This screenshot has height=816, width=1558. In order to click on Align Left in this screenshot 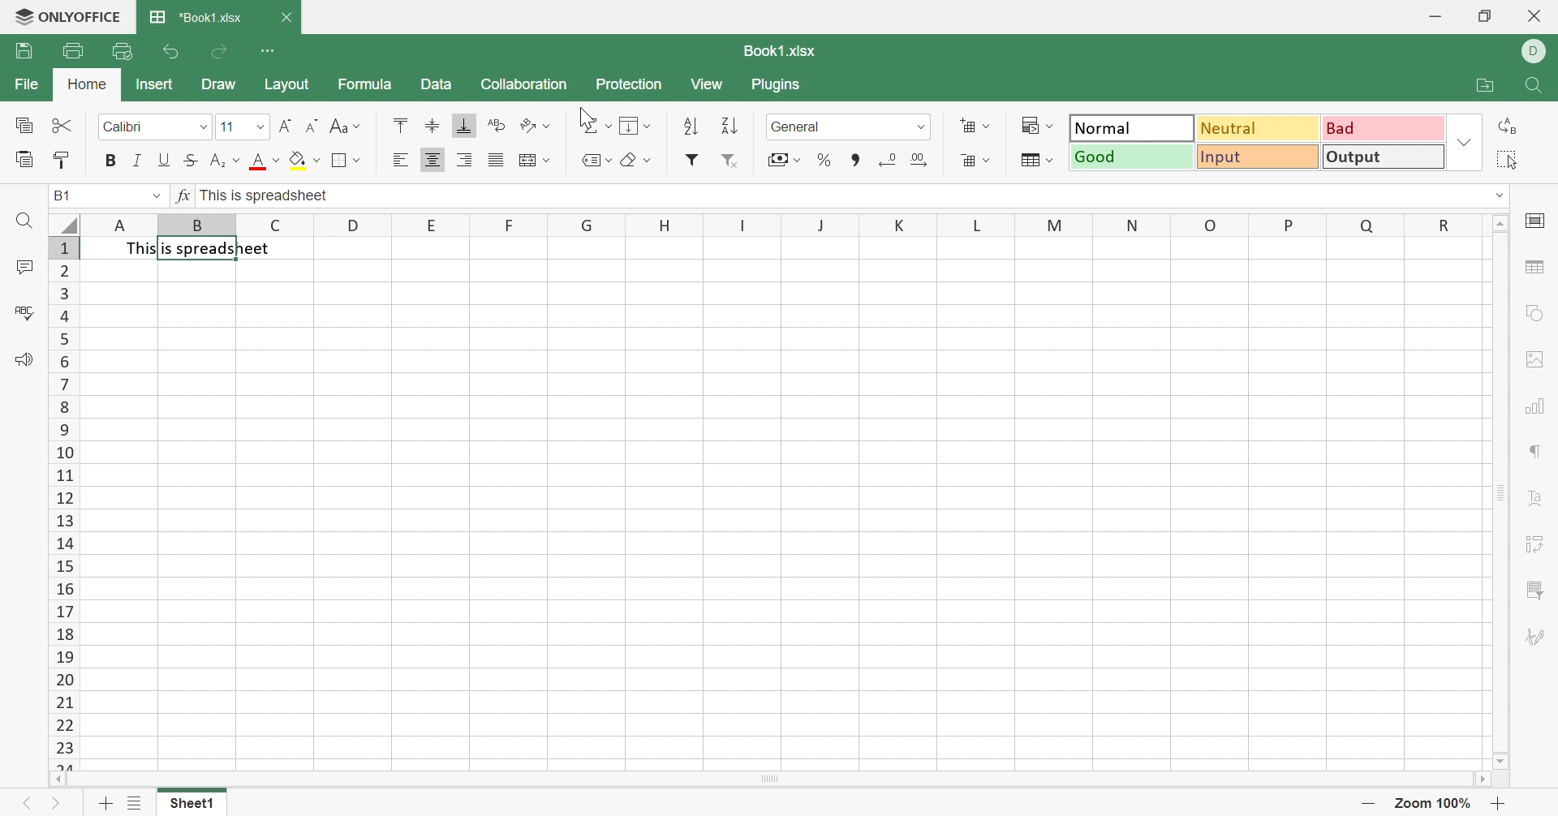, I will do `click(403, 161)`.